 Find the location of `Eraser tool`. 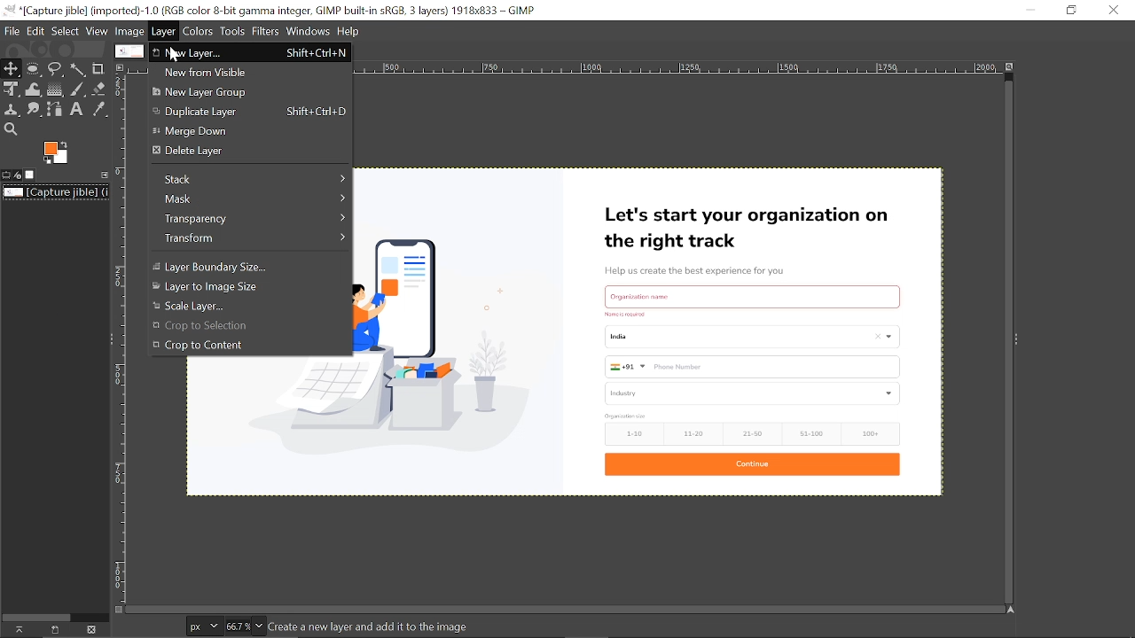

Eraser tool is located at coordinates (99, 88).